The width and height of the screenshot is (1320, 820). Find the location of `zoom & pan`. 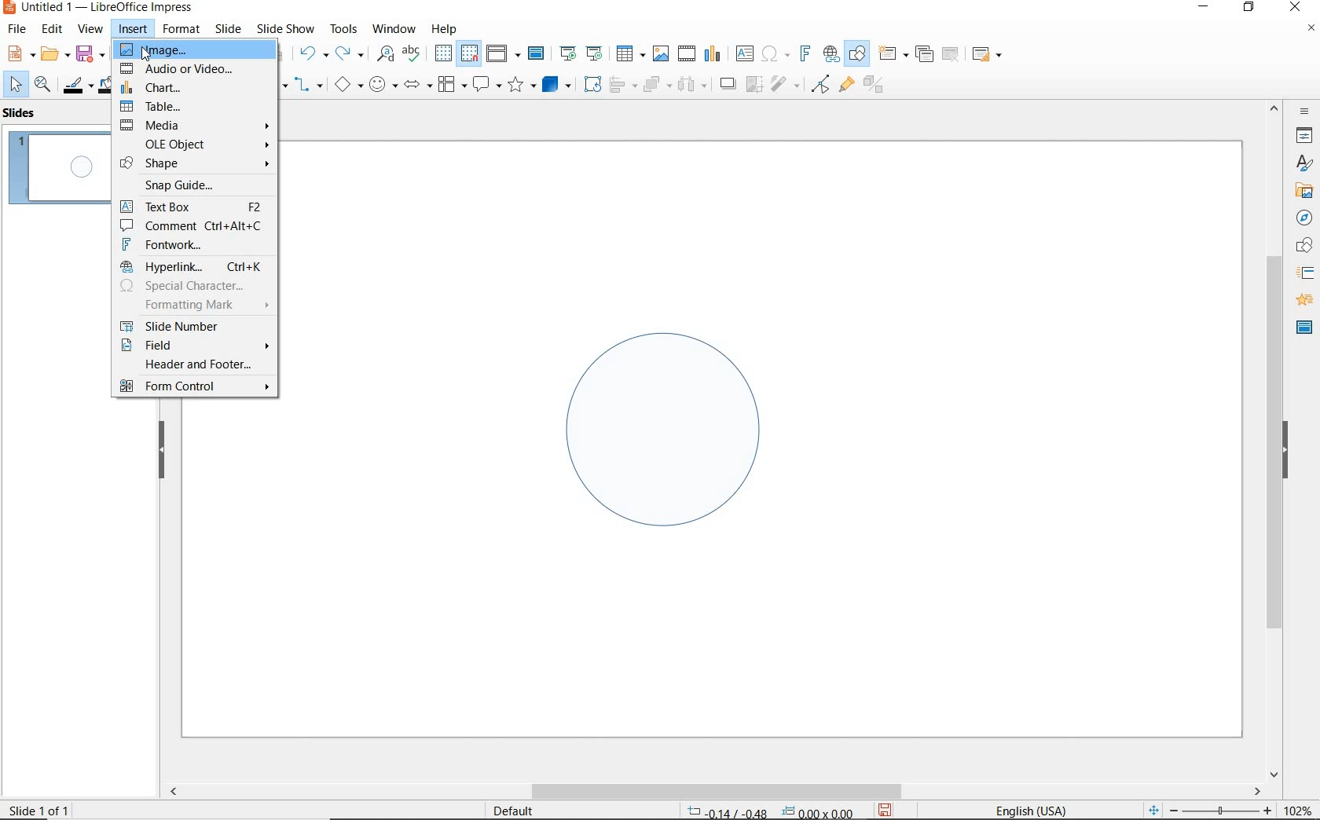

zoom & pan is located at coordinates (44, 86).